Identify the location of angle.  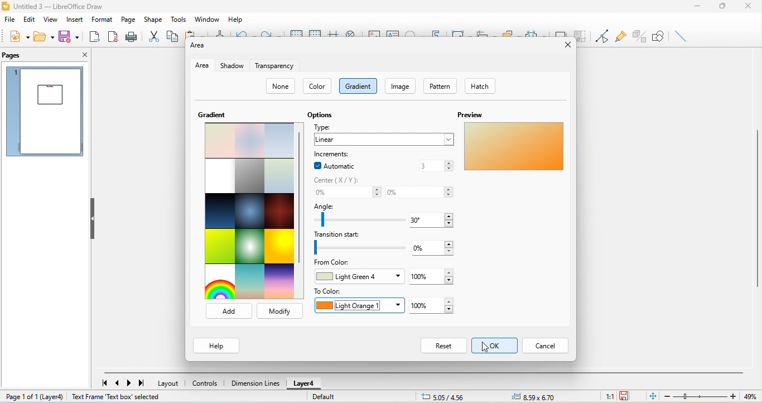
(329, 207).